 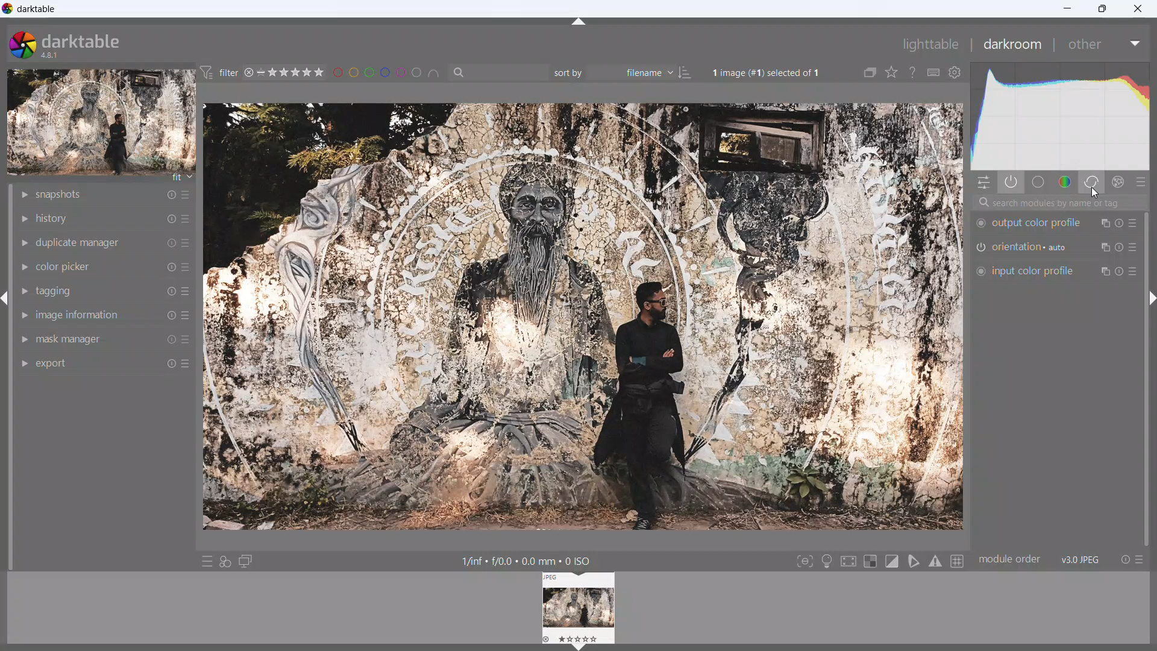 What do you see at coordinates (936, 562) in the screenshot?
I see `toggle gamut checking` at bounding box center [936, 562].